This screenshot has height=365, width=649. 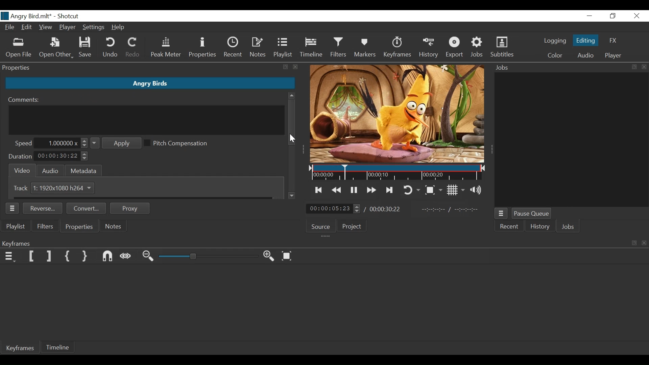 I want to click on Current position, so click(x=334, y=209).